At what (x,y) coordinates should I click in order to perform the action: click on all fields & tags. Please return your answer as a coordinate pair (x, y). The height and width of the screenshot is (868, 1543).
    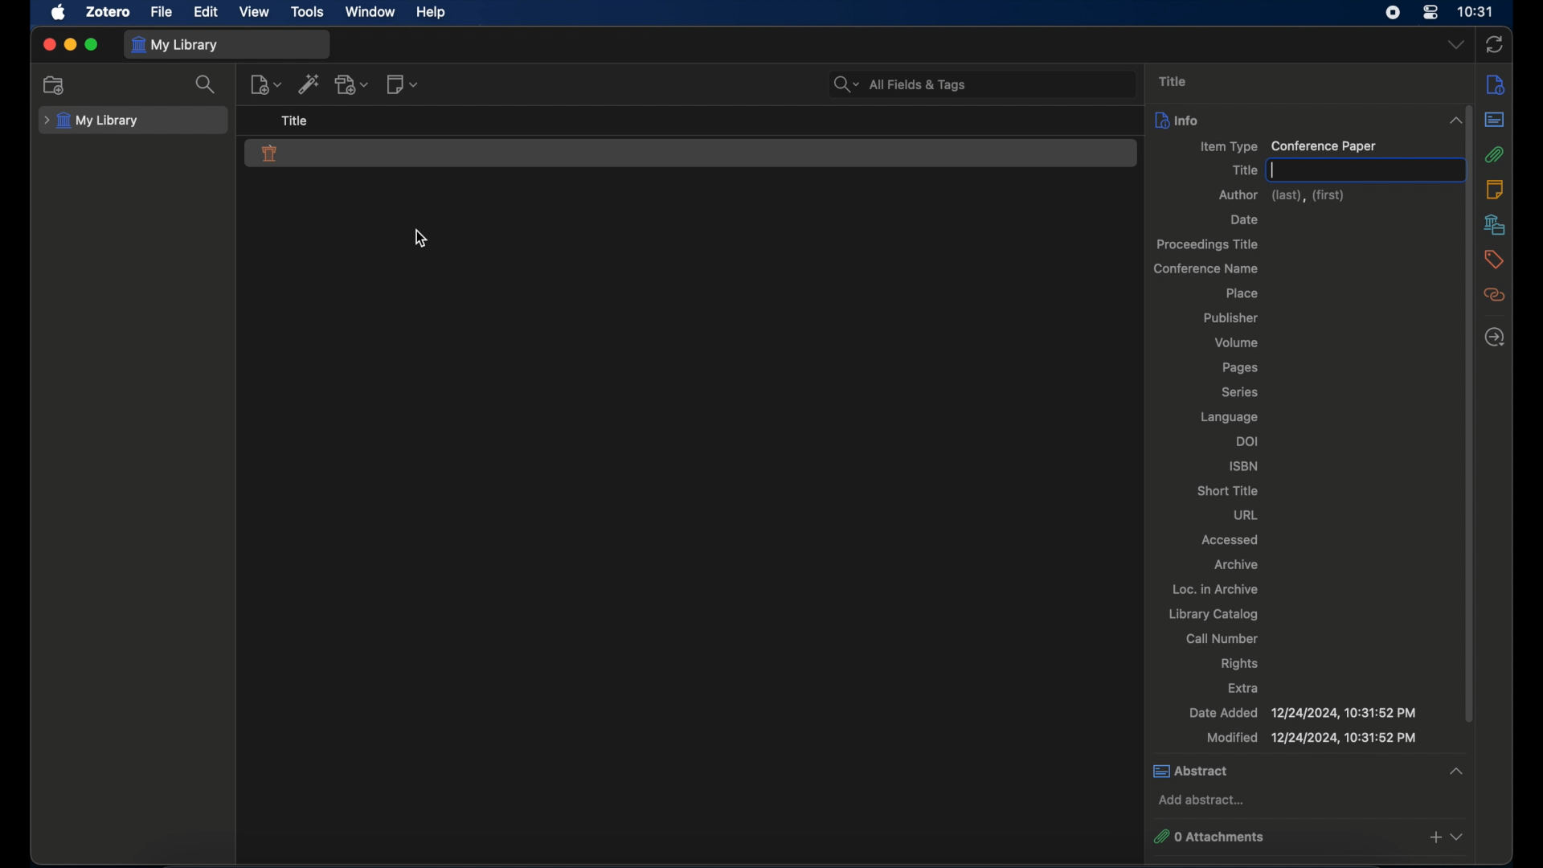
    Looking at the image, I should click on (900, 84).